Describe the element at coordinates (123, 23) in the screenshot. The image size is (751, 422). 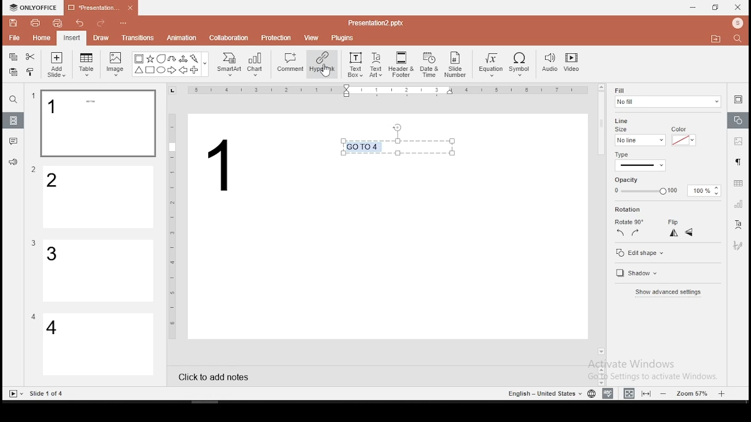
I see `` at that location.